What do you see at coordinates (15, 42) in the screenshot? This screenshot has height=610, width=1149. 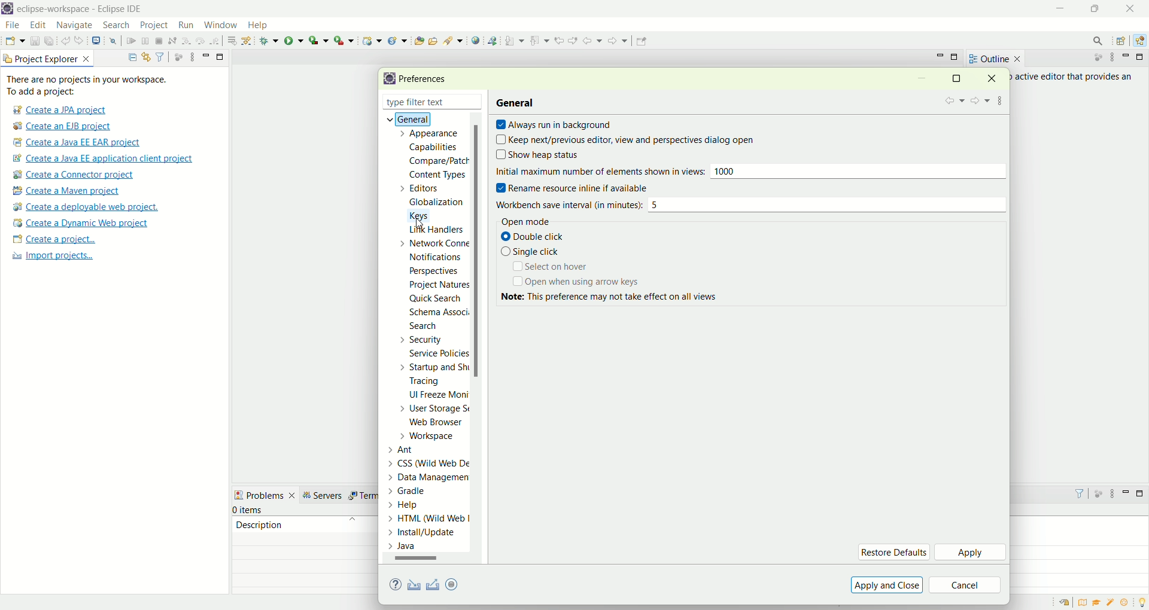 I see `open` at bounding box center [15, 42].